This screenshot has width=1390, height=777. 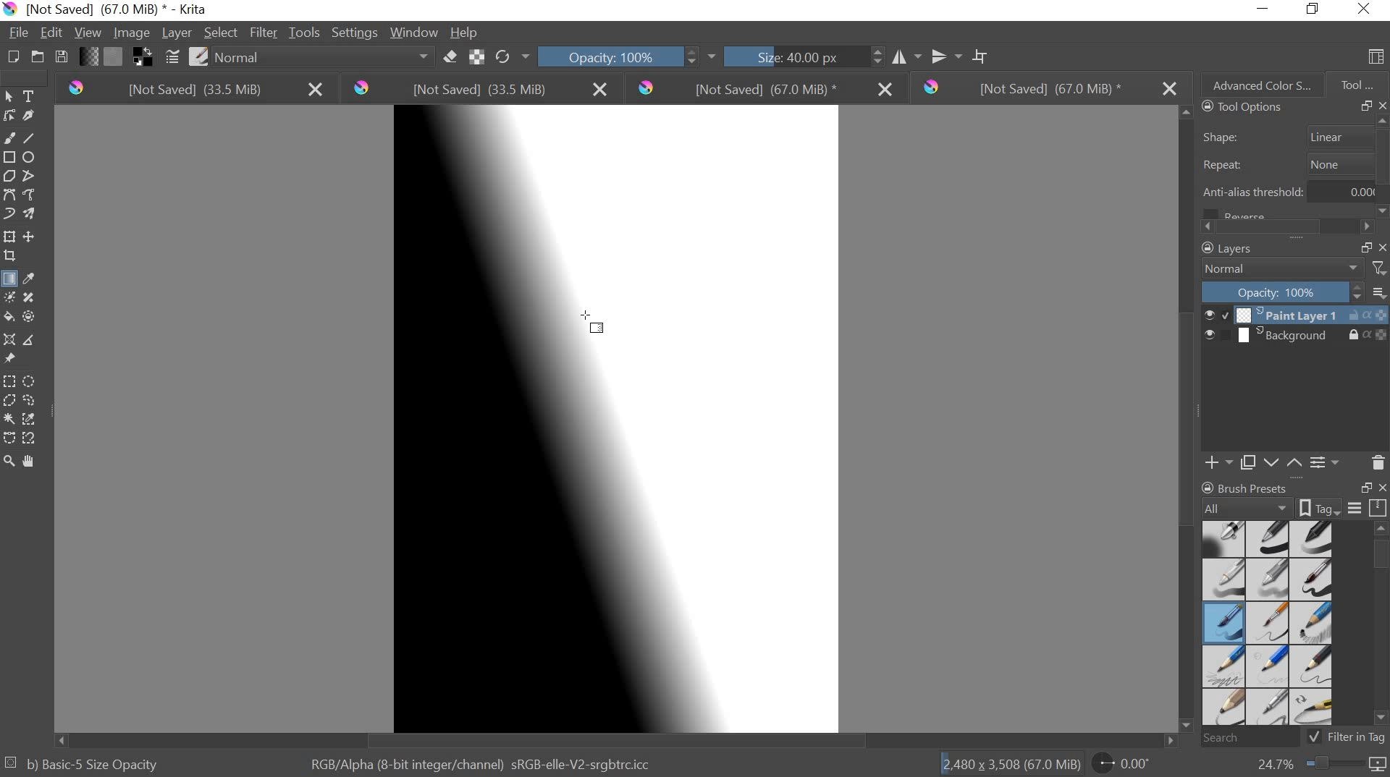 What do you see at coordinates (1290, 225) in the screenshot?
I see `SCROLLBAR` at bounding box center [1290, 225].